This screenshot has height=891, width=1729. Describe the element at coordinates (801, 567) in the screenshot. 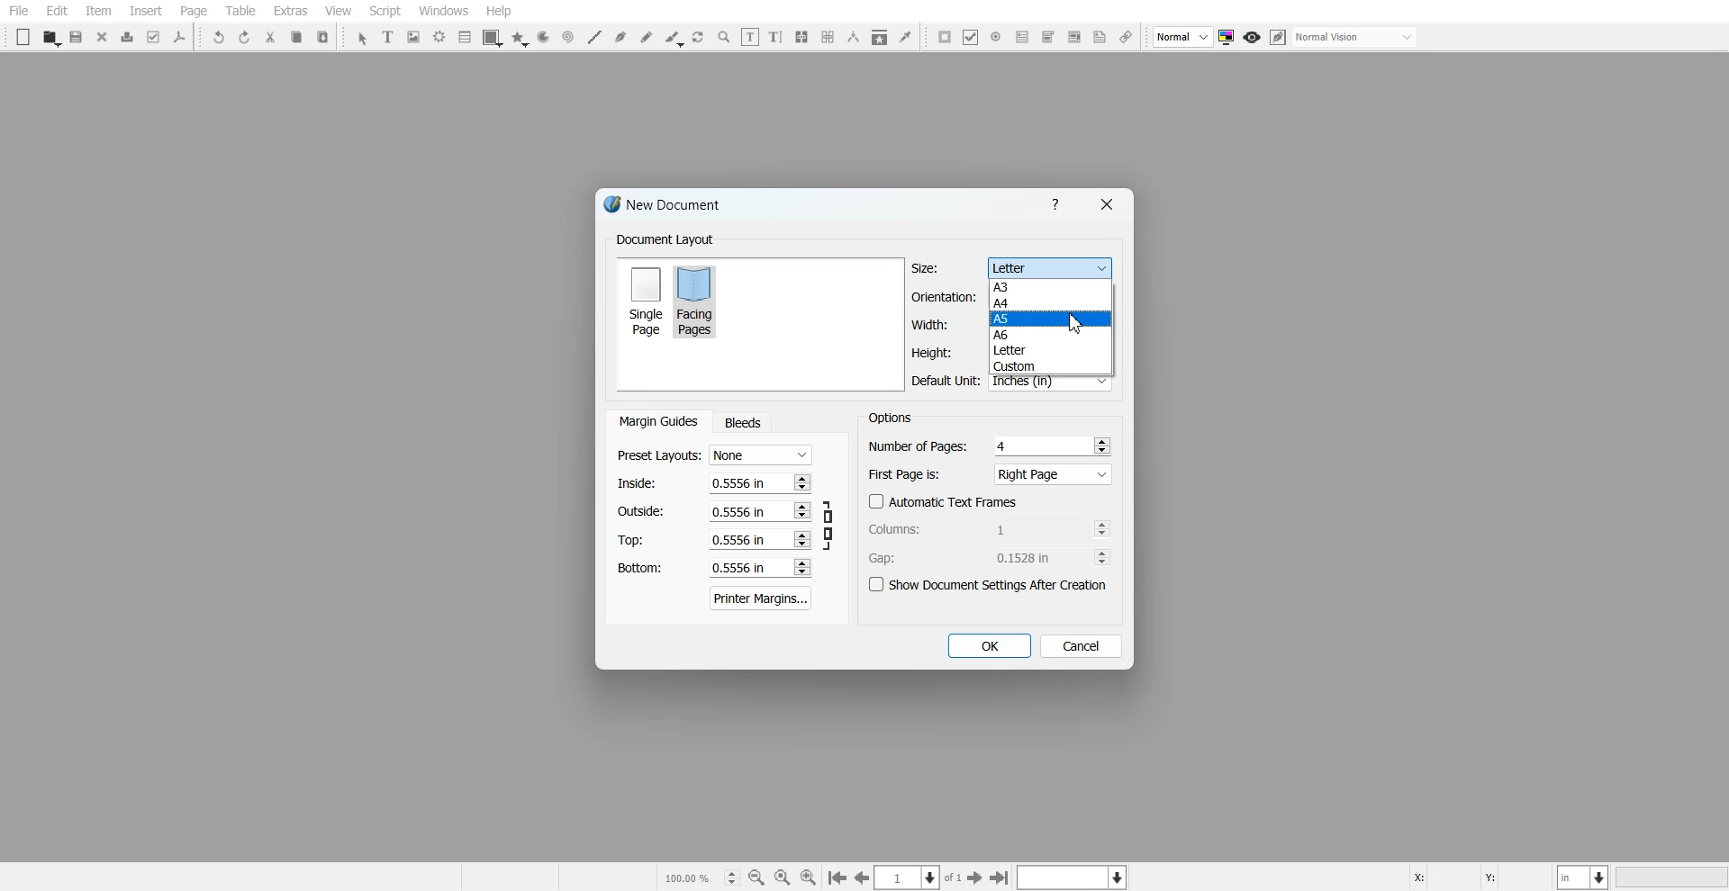

I see `Increase and decrease No. ` at that location.